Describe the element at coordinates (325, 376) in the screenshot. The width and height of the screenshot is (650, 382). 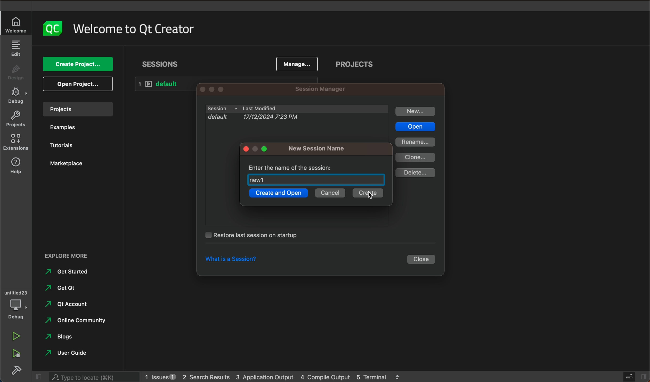
I see `compile output` at that location.